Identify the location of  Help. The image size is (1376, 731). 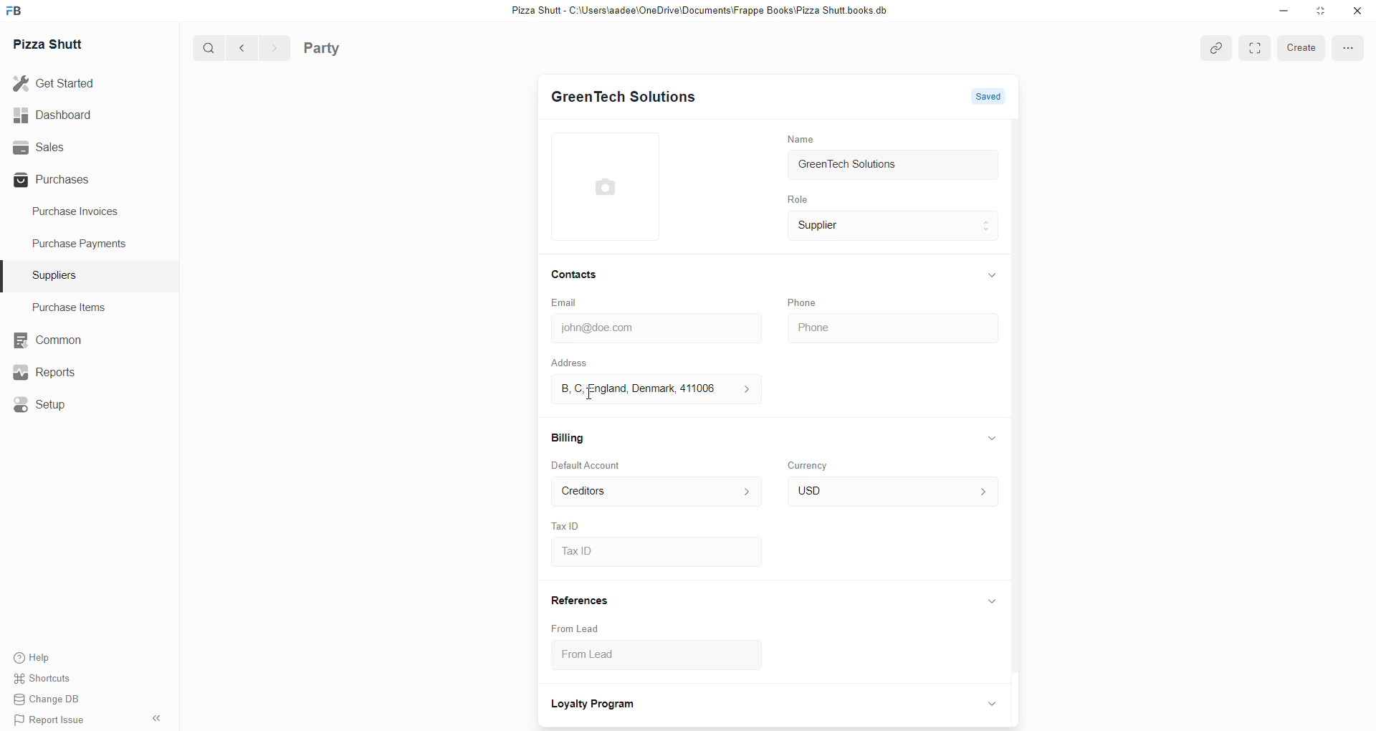
(52, 658).